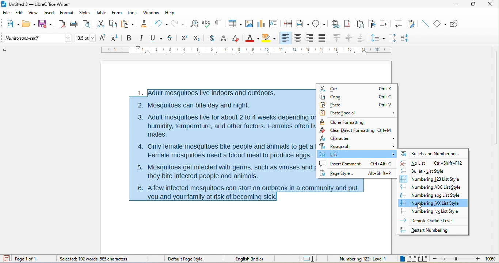  I want to click on italic, so click(143, 38).